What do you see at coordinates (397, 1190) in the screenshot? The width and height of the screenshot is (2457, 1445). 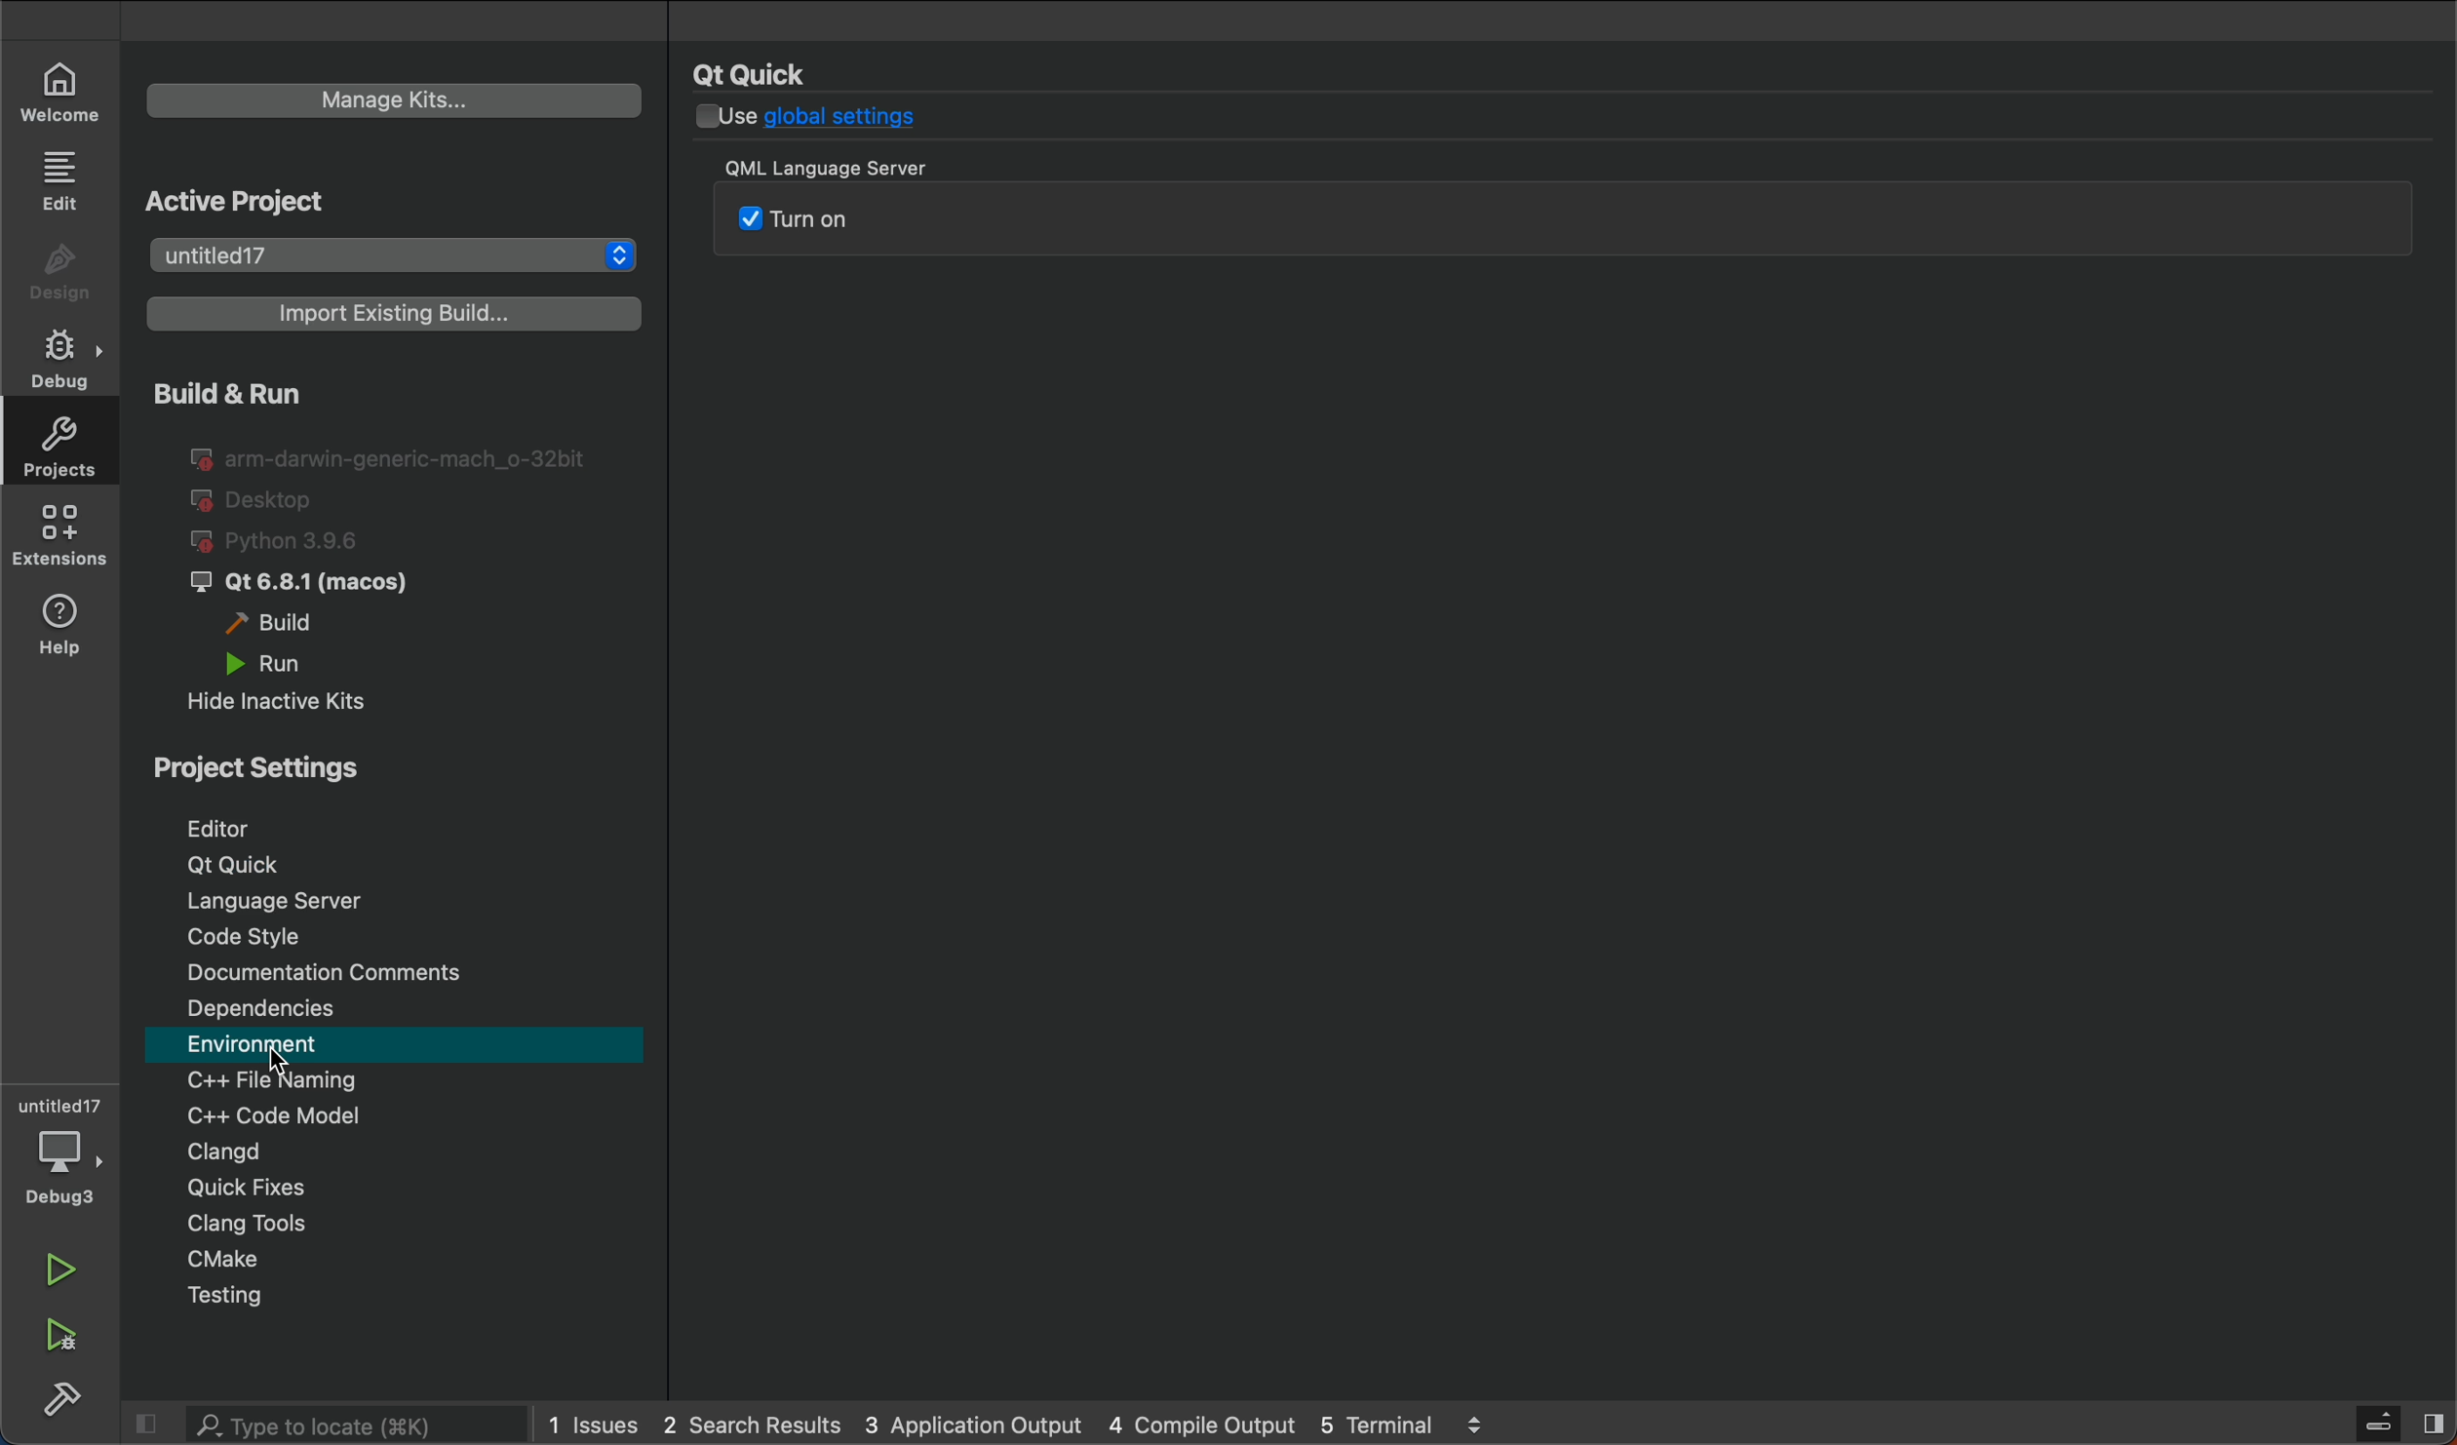 I see `quick fixes` at bounding box center [397, 1190].